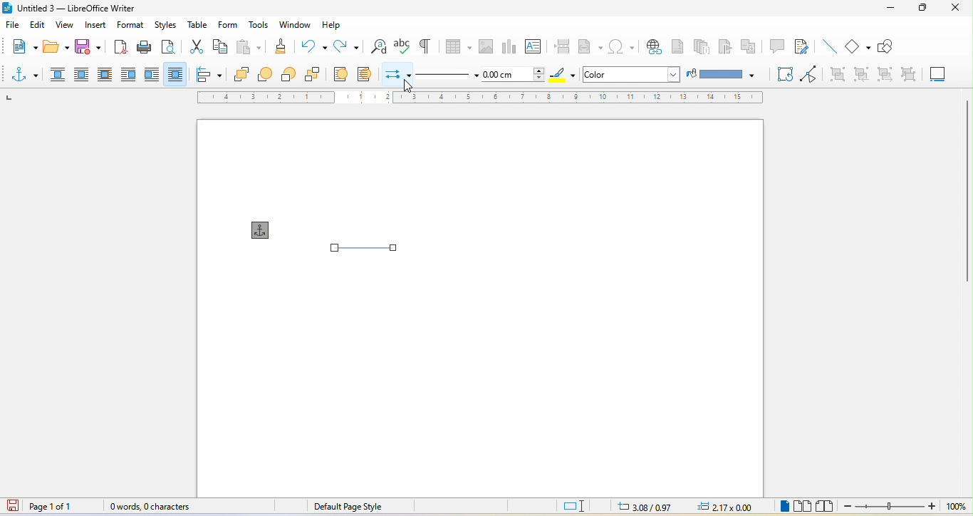  Describe the element at coordinates (269, 75) in the screenshot. I see `forward one` at that location.